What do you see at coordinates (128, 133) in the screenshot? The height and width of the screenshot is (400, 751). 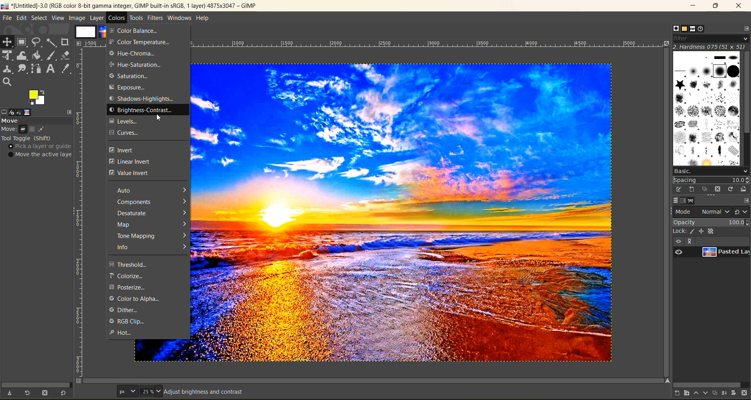 I see `curves` at bounding box center [128, 133].